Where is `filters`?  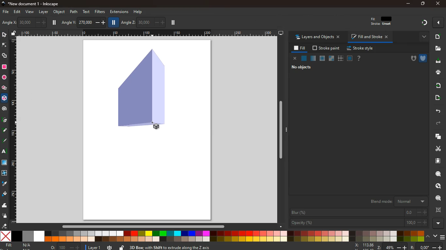 filters is located at coordinates (99, 12).